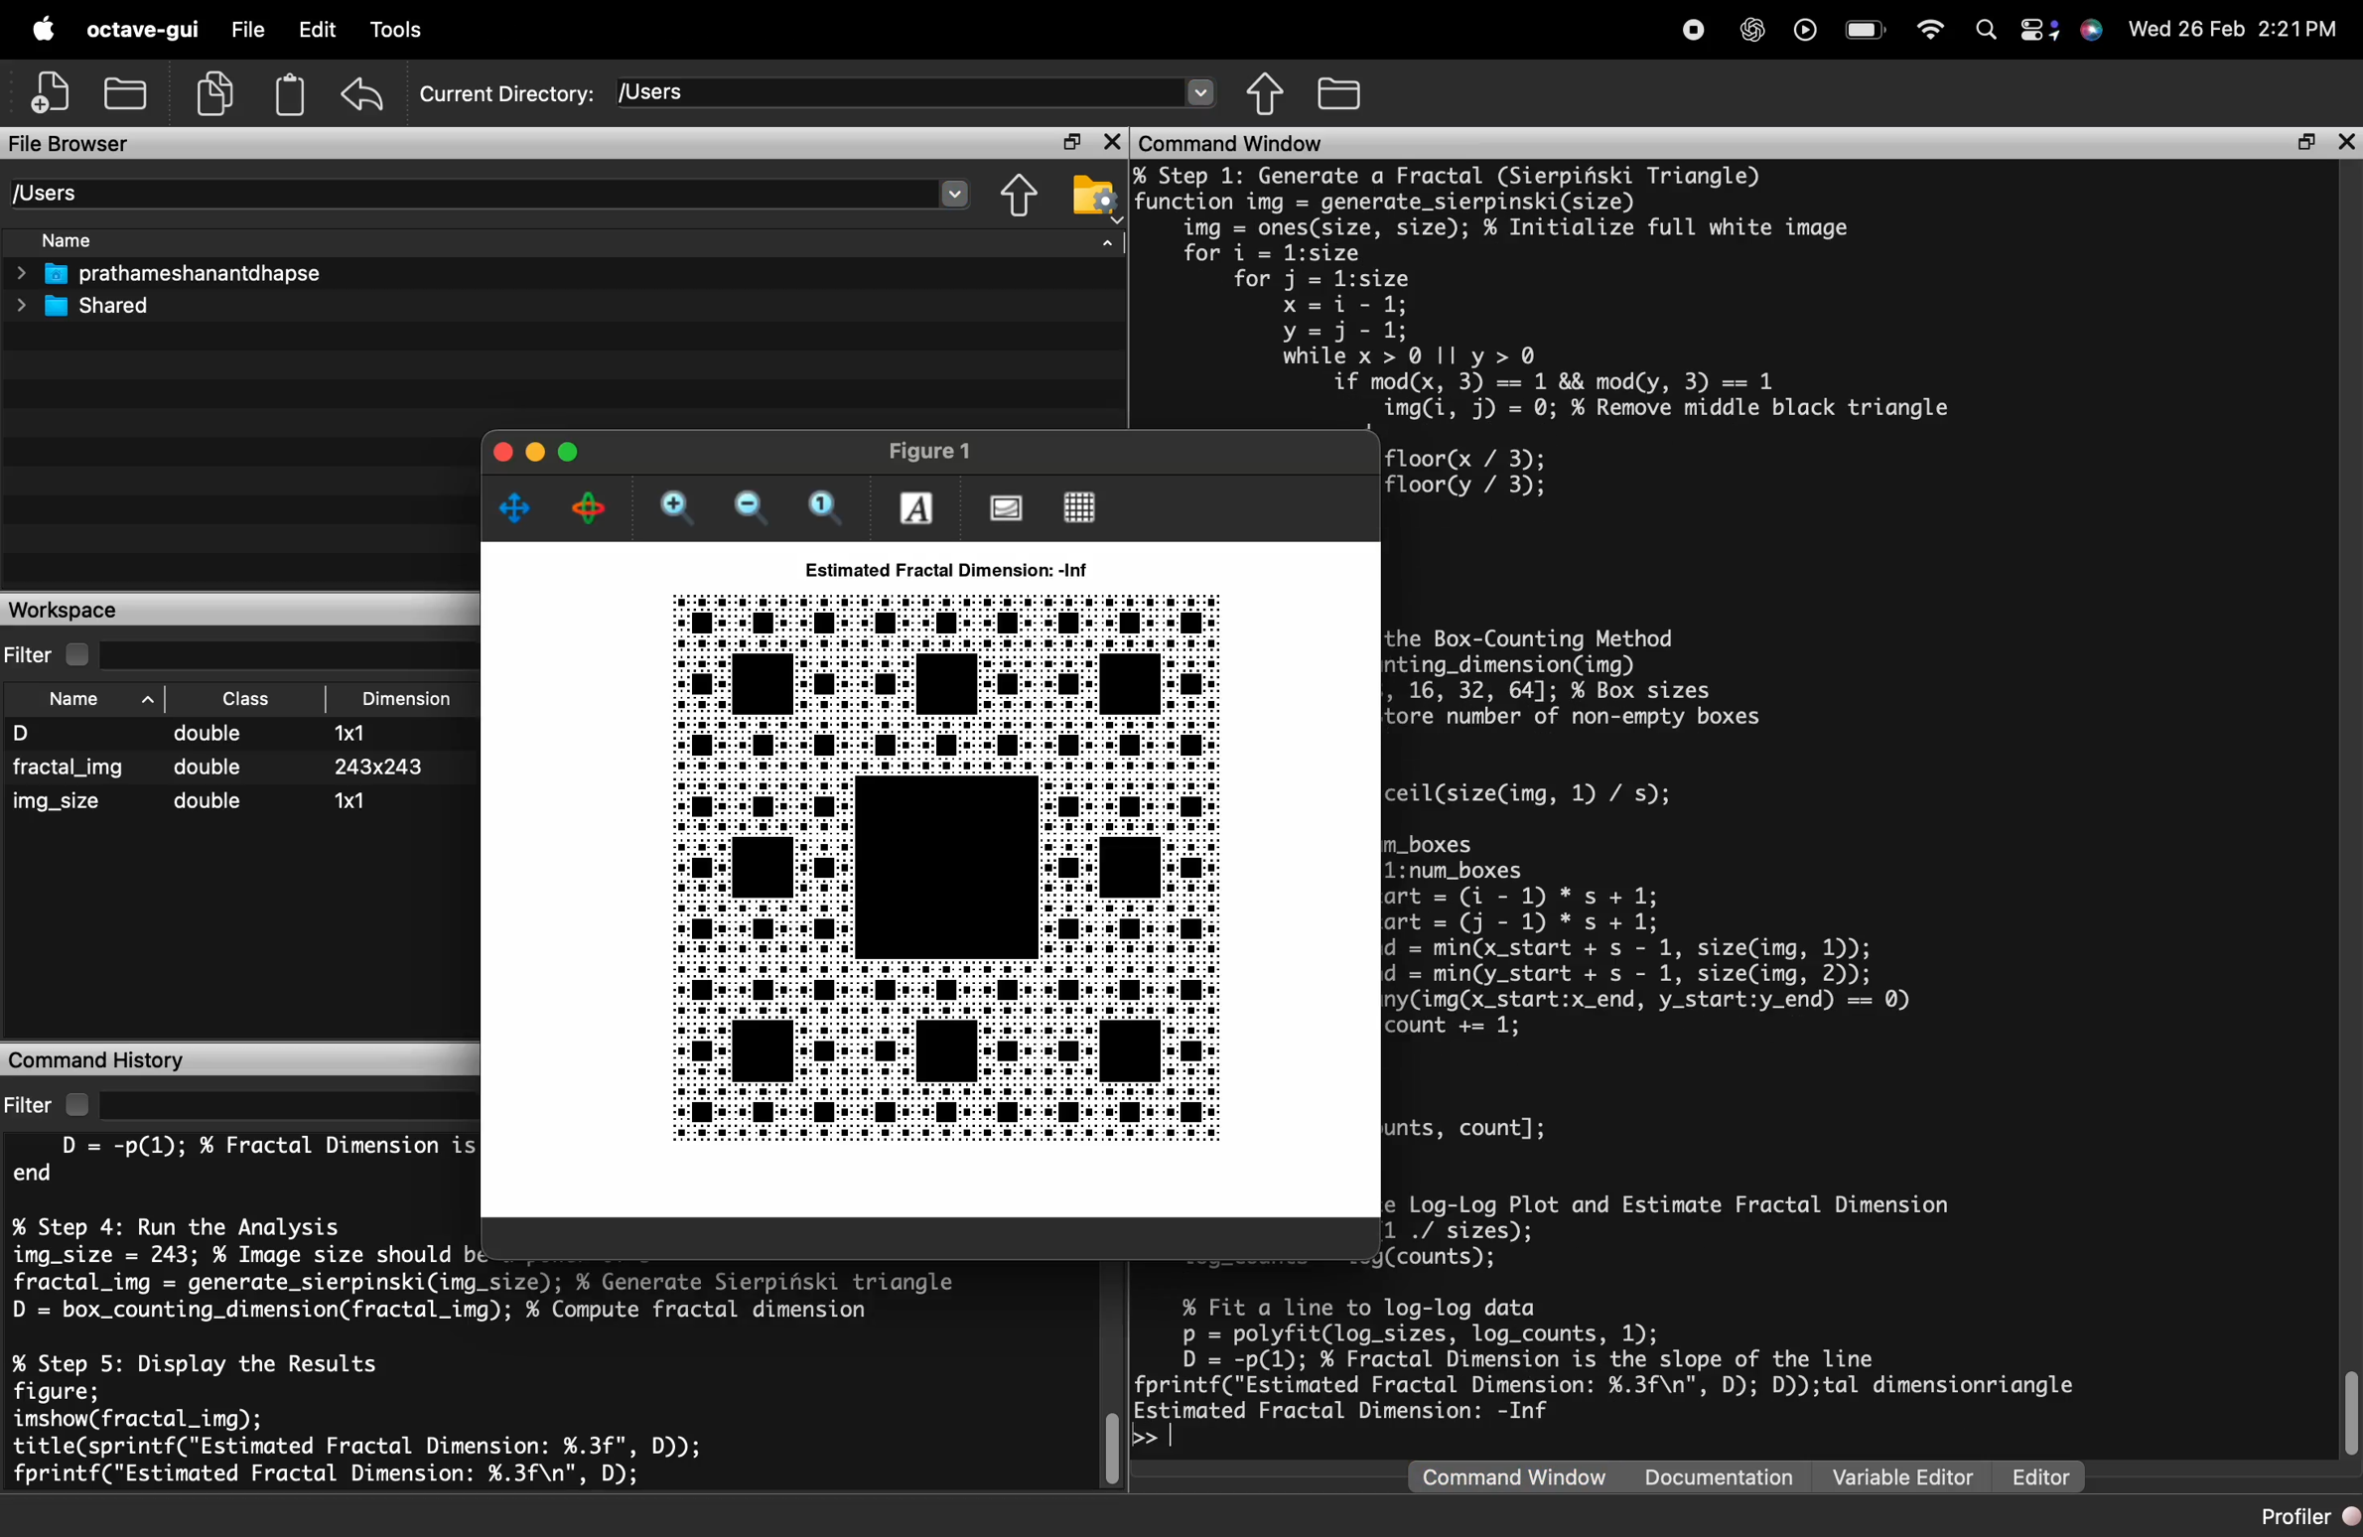 The height and width of the screenshot is (1537, 2363). I want to click on Documentation, so click(1723, 1482).